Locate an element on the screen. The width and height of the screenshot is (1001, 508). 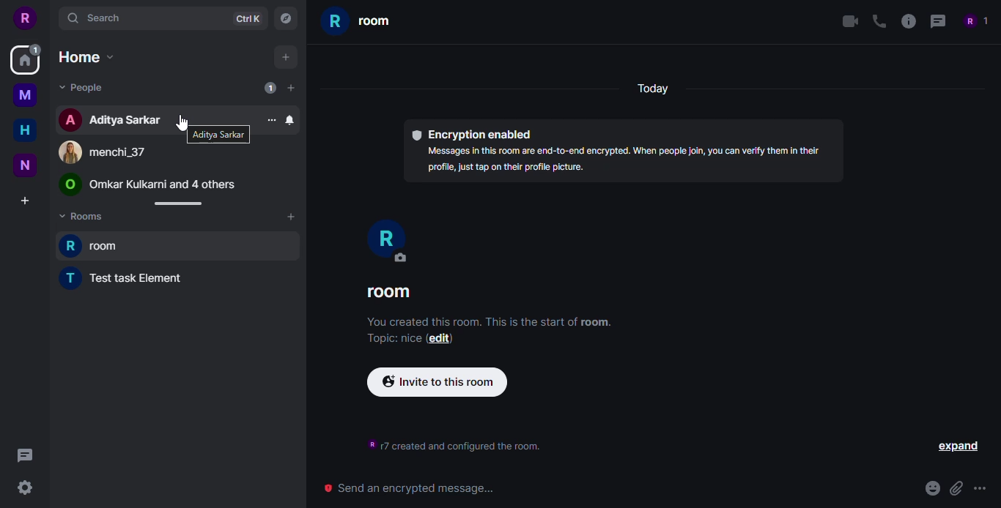
room is located at coordinates (360, 23).